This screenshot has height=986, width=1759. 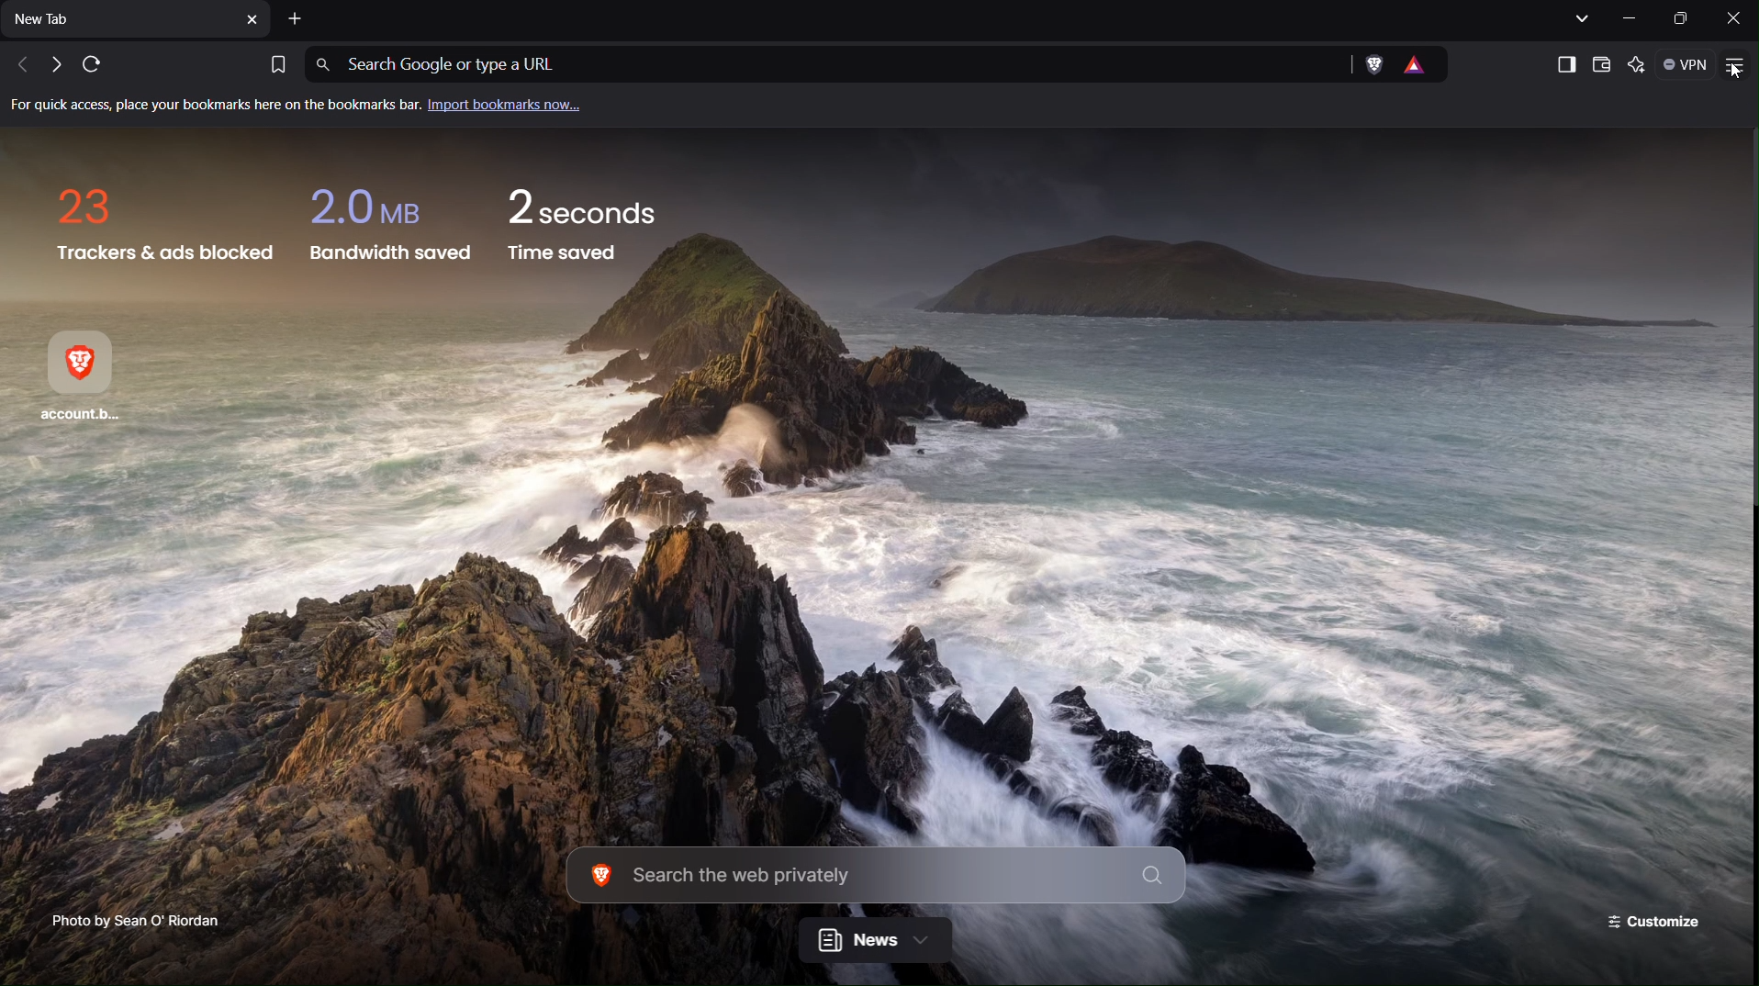 I want to click on Address bar, so click(x=821, y=65).